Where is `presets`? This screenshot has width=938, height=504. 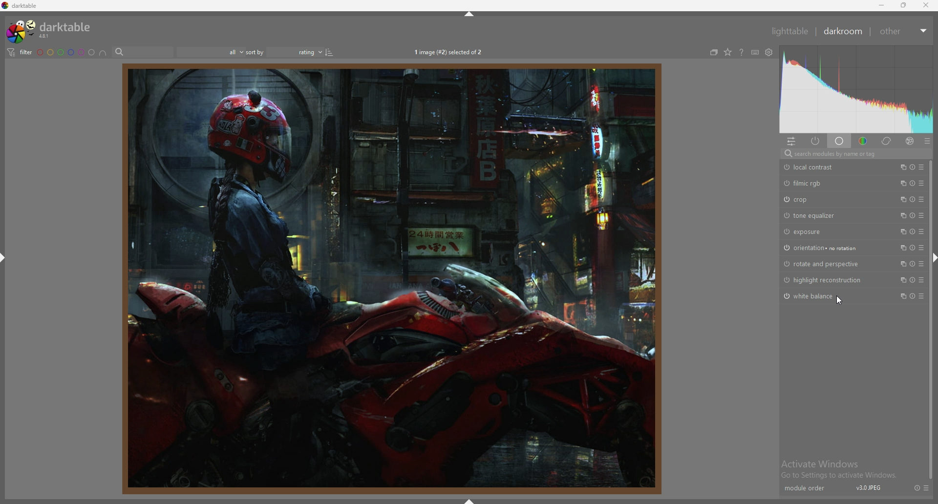
presets is located at coordinates (921, 183).